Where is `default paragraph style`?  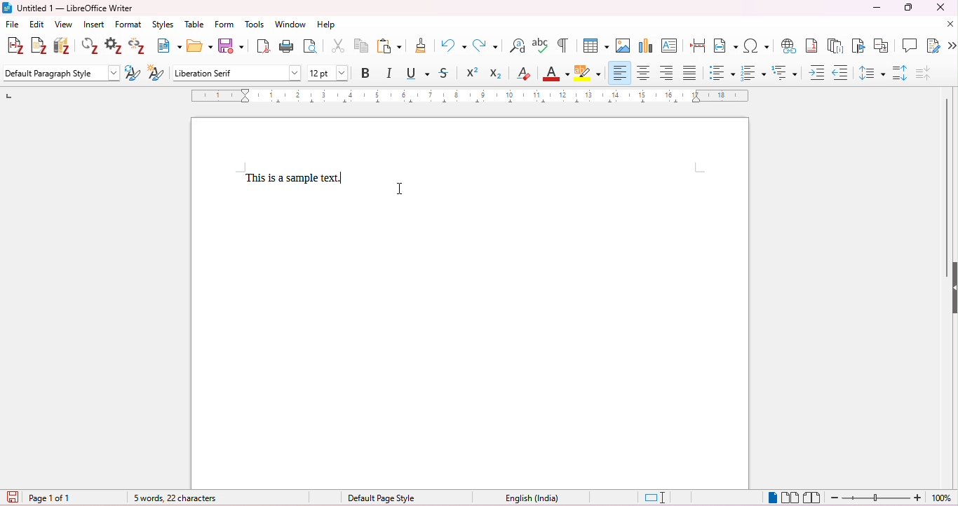 default paragraph style is located at coordinates (63, 73).